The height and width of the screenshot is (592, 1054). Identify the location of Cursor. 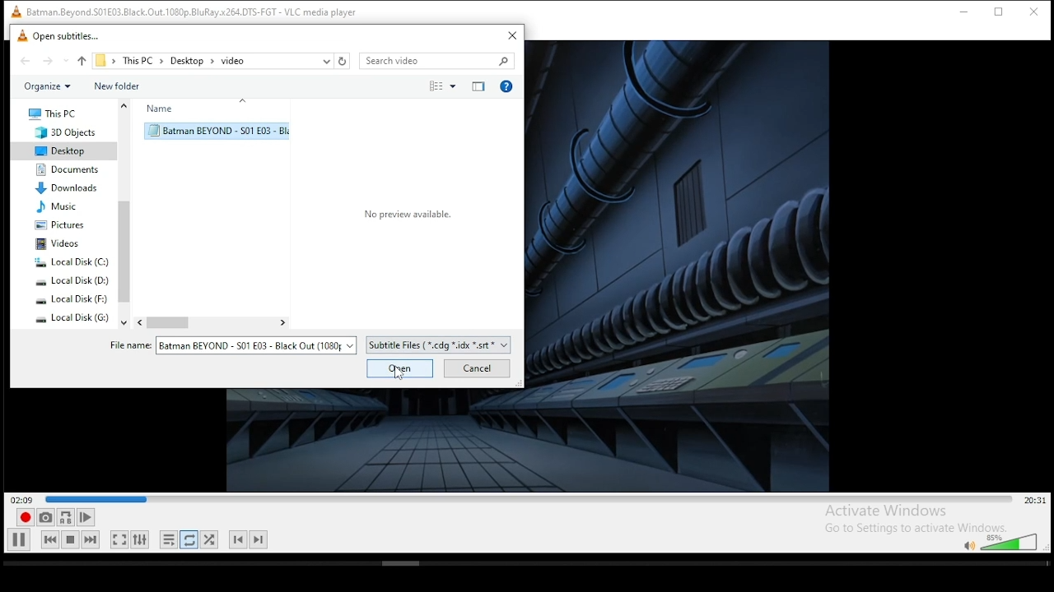
(401, 375).